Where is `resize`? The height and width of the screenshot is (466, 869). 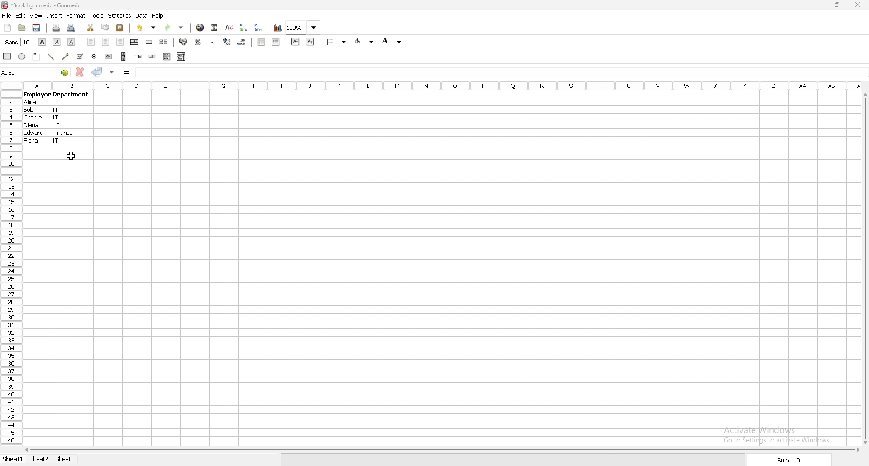
resize is located at coordinates (838, 5).